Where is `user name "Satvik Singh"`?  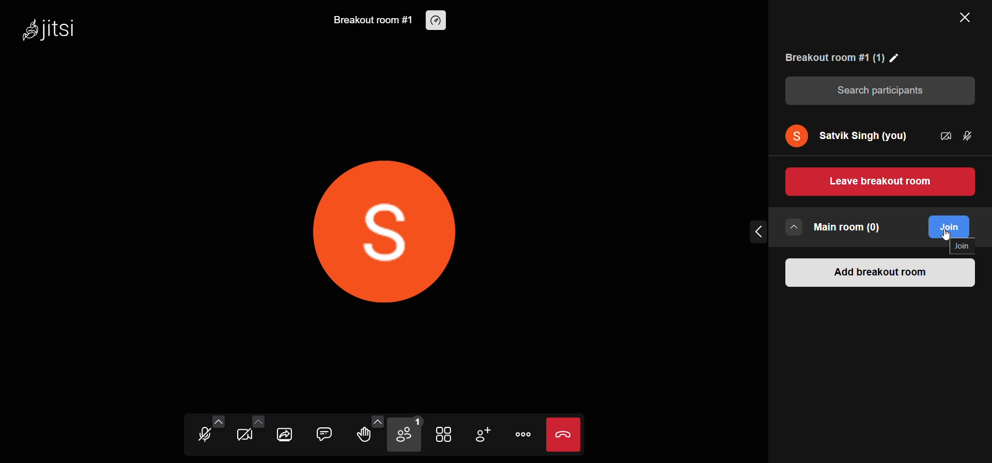 user name "Satvik Singh" is located at coordinates (865, 135).